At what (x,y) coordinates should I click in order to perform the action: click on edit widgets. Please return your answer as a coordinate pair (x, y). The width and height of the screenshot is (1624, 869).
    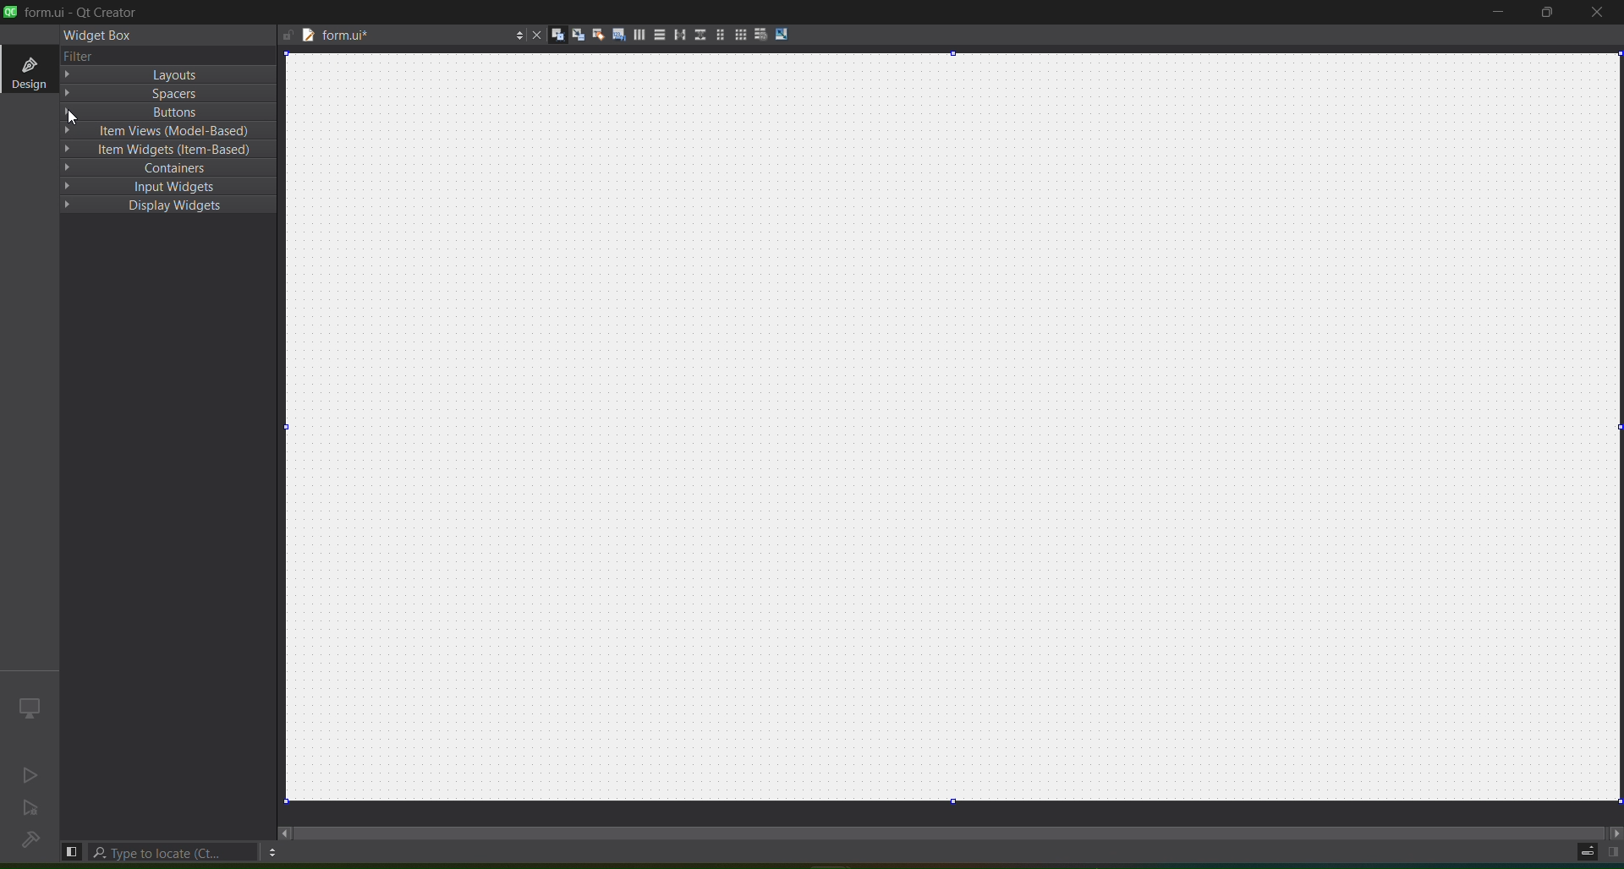
    Looking at the image, I should click on (553, 34).